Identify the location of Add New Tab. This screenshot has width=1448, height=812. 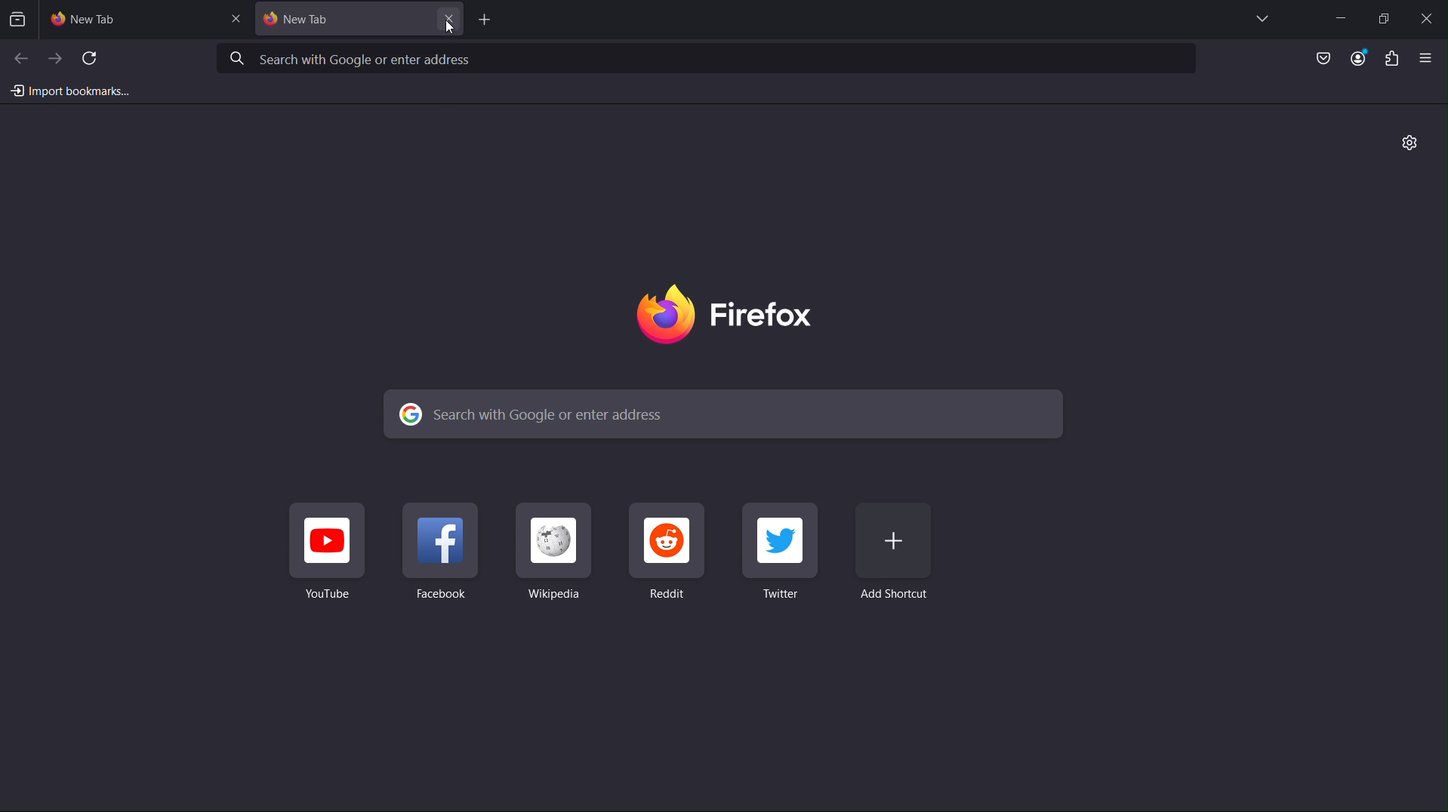
(489, 19).